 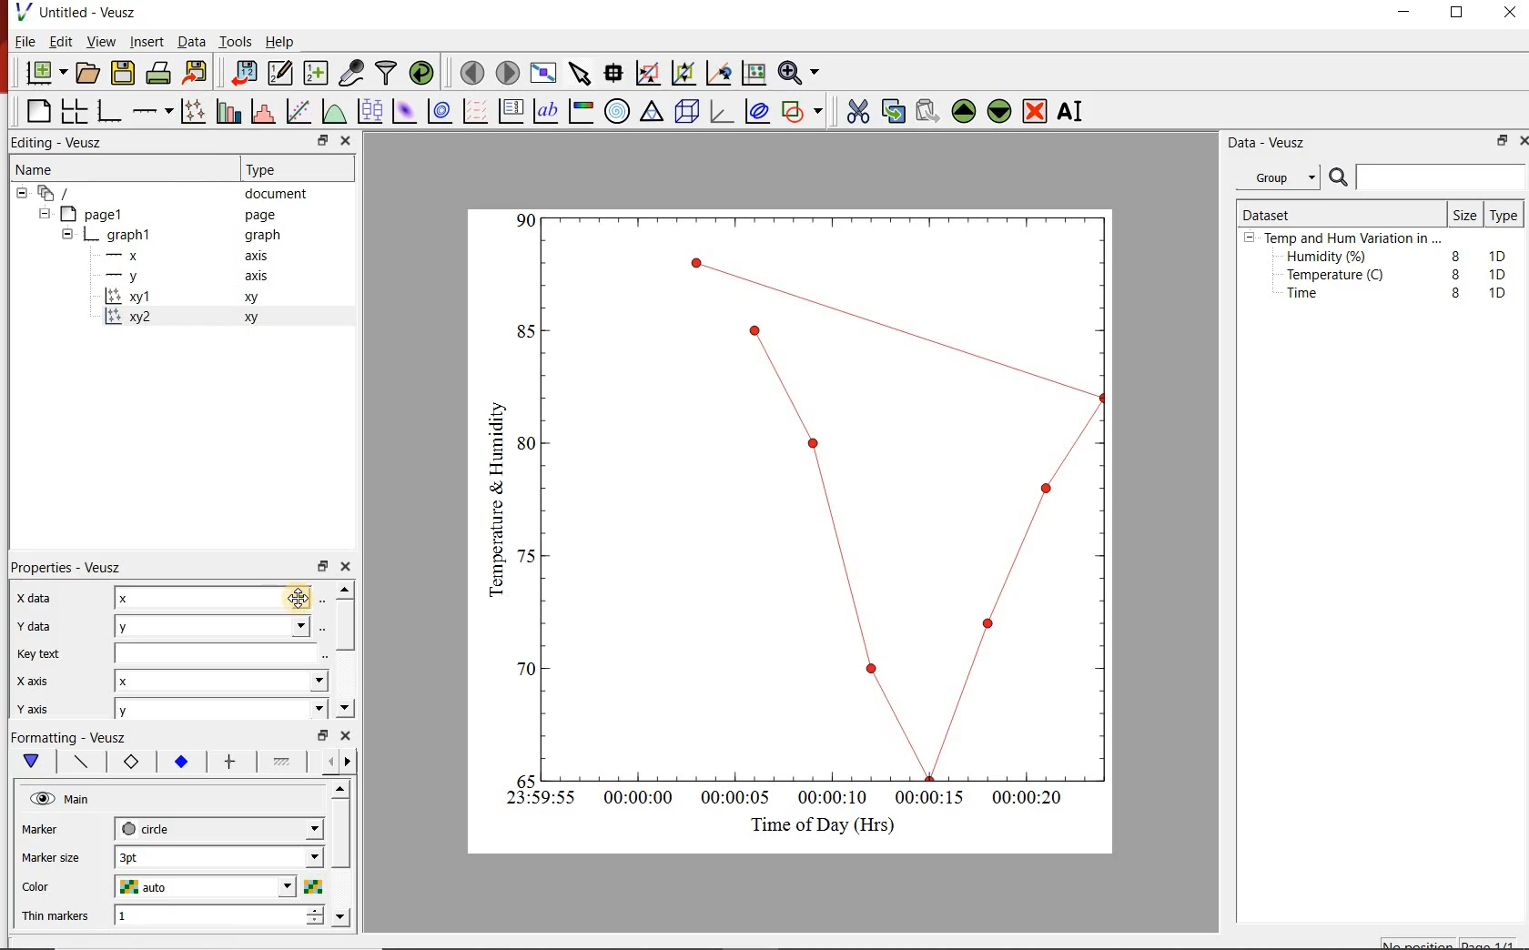 I want to click on hide sub menu, so click(x=67, y=233).